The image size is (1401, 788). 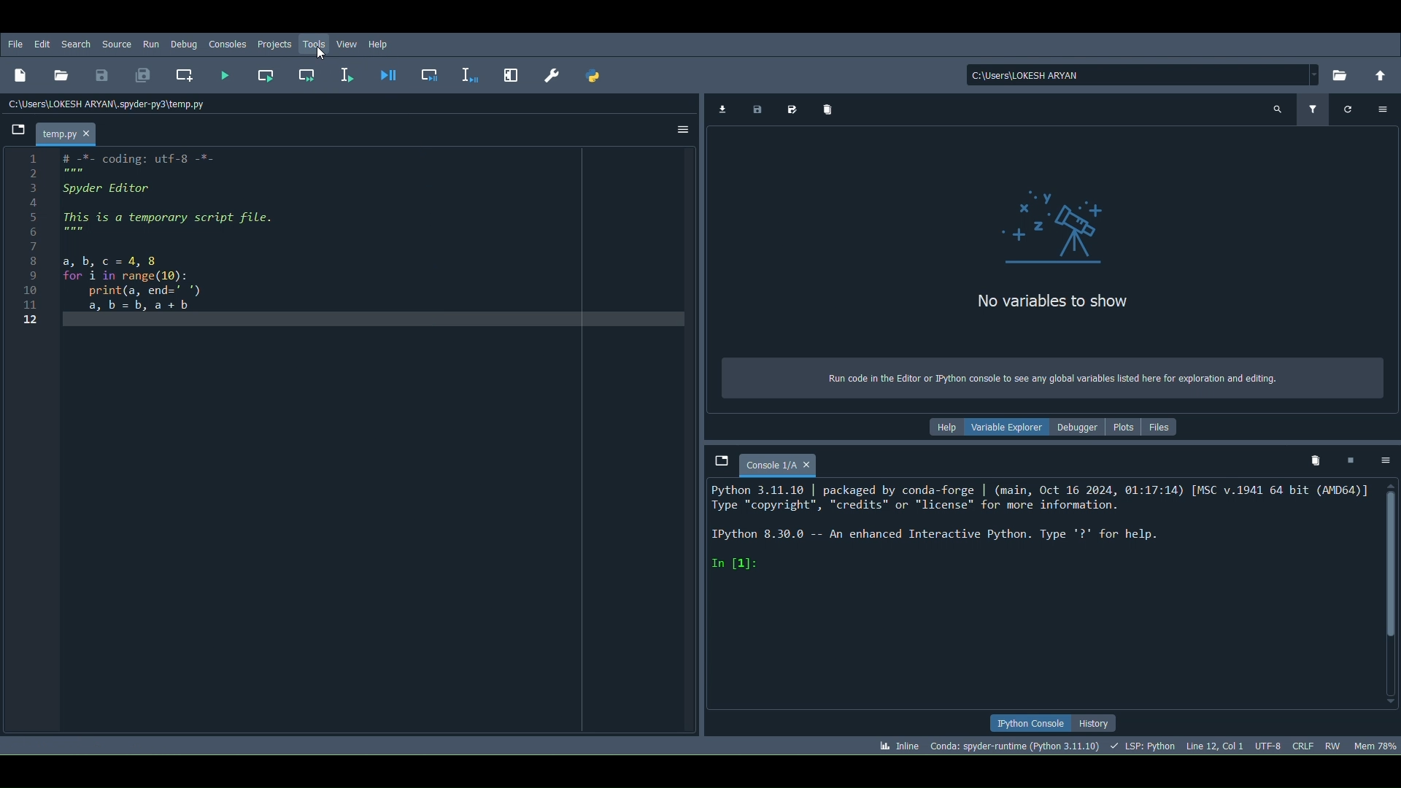 What do you see at coordinates (1046, 378) in the screenshot?
I see `Text ` at bounding box center [1046, 378].